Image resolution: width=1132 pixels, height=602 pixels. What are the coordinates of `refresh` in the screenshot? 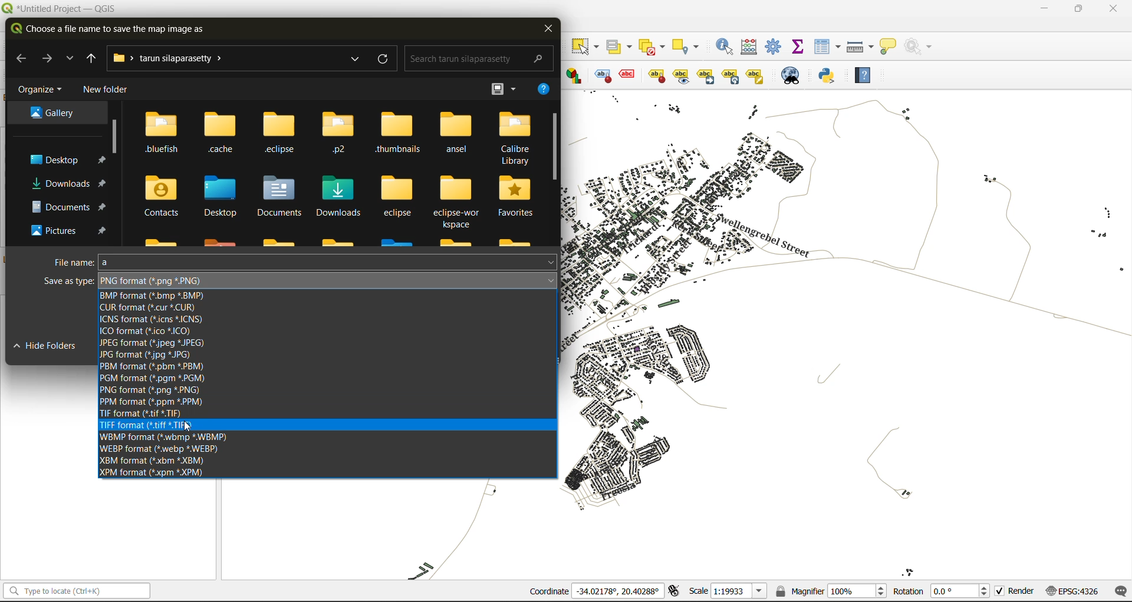 It's located at (384, 61).